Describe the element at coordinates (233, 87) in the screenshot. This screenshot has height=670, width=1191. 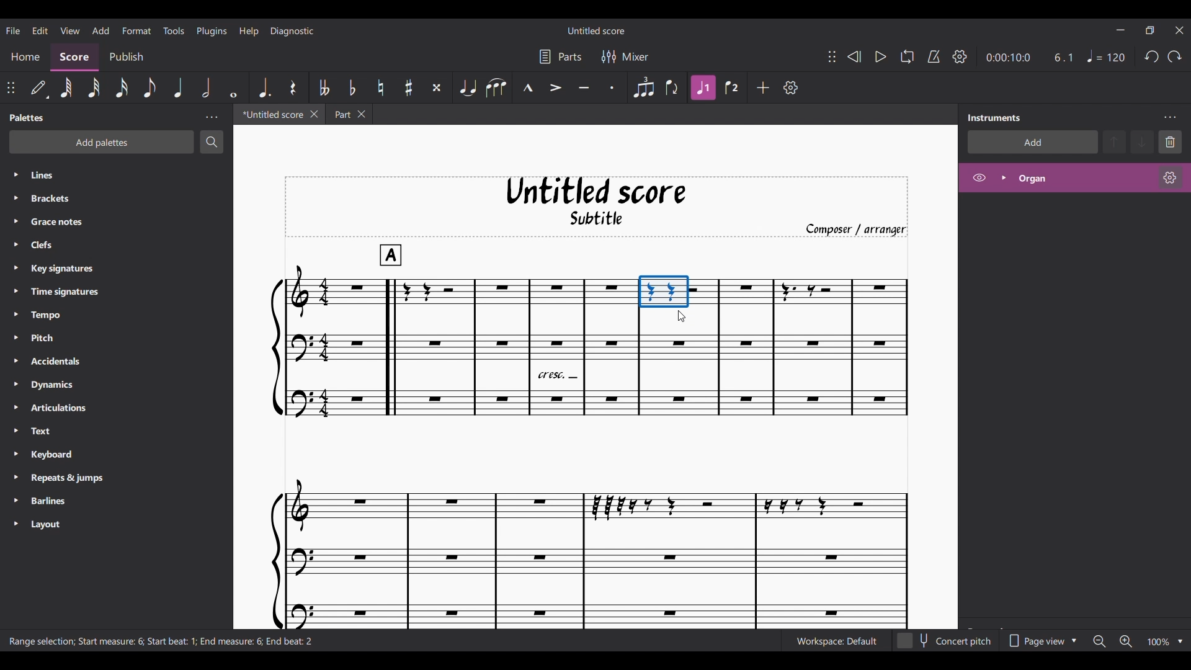
I see `Whole note` at that location.